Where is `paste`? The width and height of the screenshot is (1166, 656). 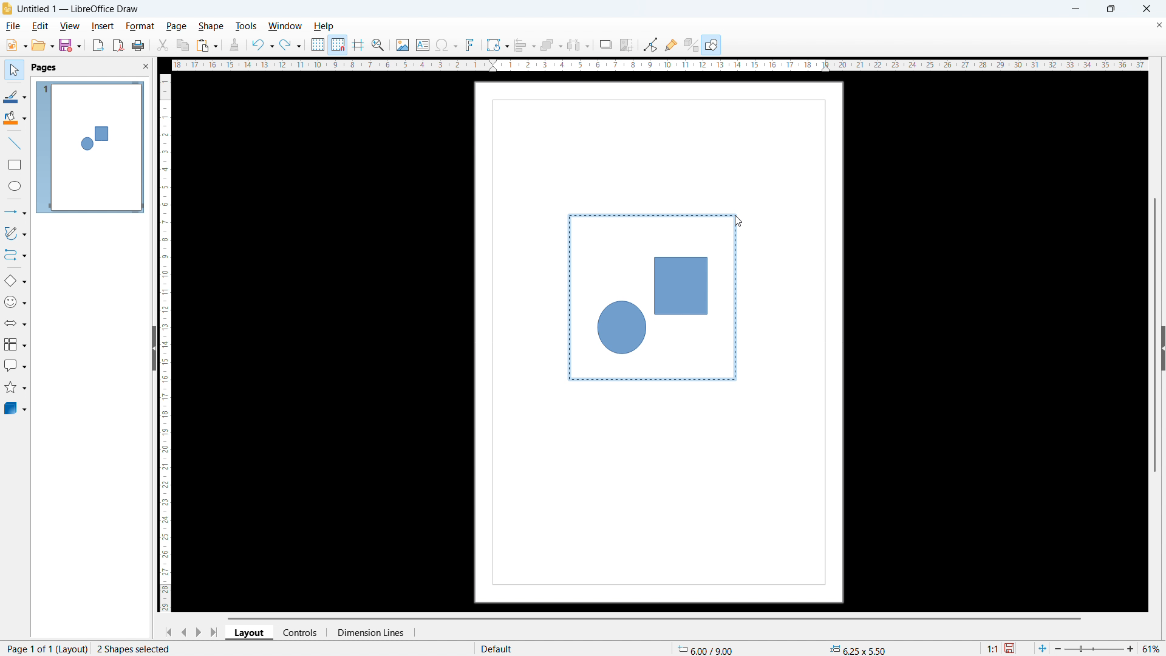 paste is located at coordinates (208, 46).